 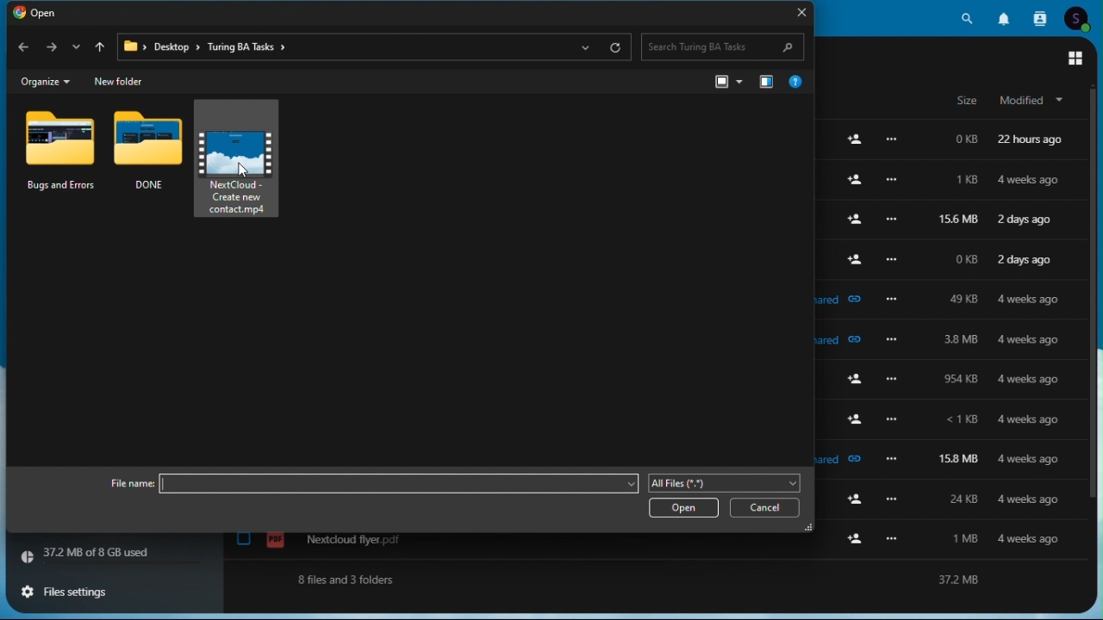 I want to click on 4 weeks ago, so click(x=1030, y=301).